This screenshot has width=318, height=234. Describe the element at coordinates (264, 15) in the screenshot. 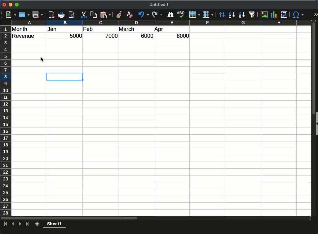

I see `image` at that location.